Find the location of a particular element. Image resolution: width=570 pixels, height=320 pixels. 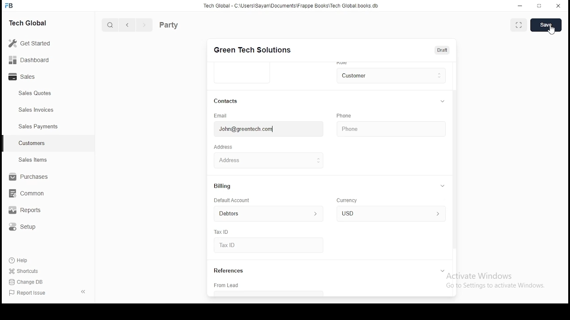

address is located at coordinates (253, 160).